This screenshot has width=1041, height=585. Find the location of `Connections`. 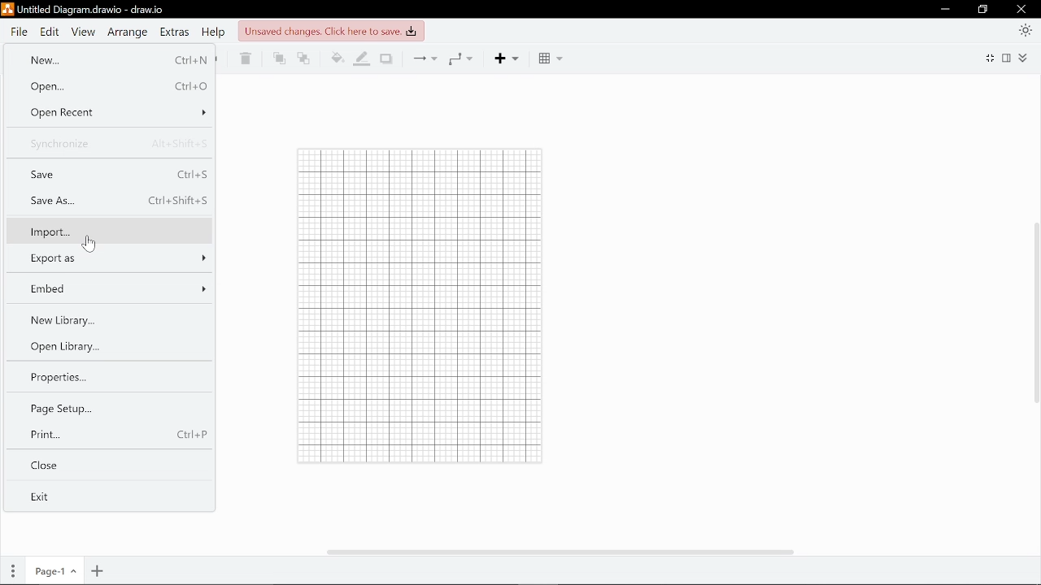

Connections is located at coordinates (427, 58).